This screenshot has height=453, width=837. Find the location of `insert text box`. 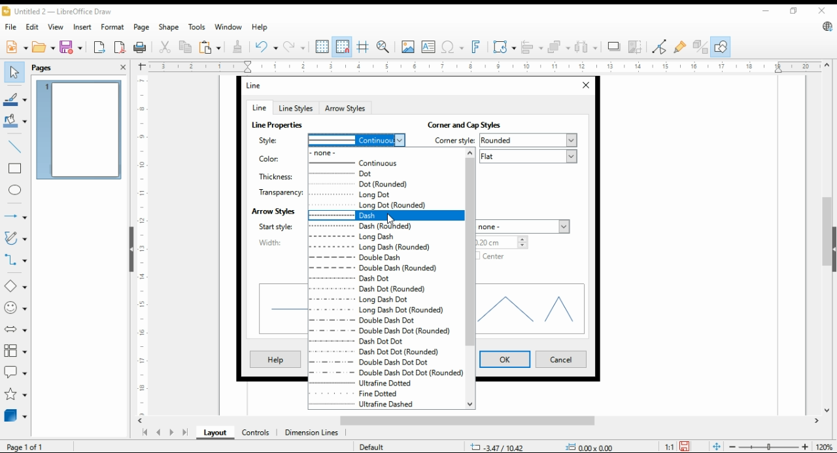

insert text box is located at coordinates (428, 46).